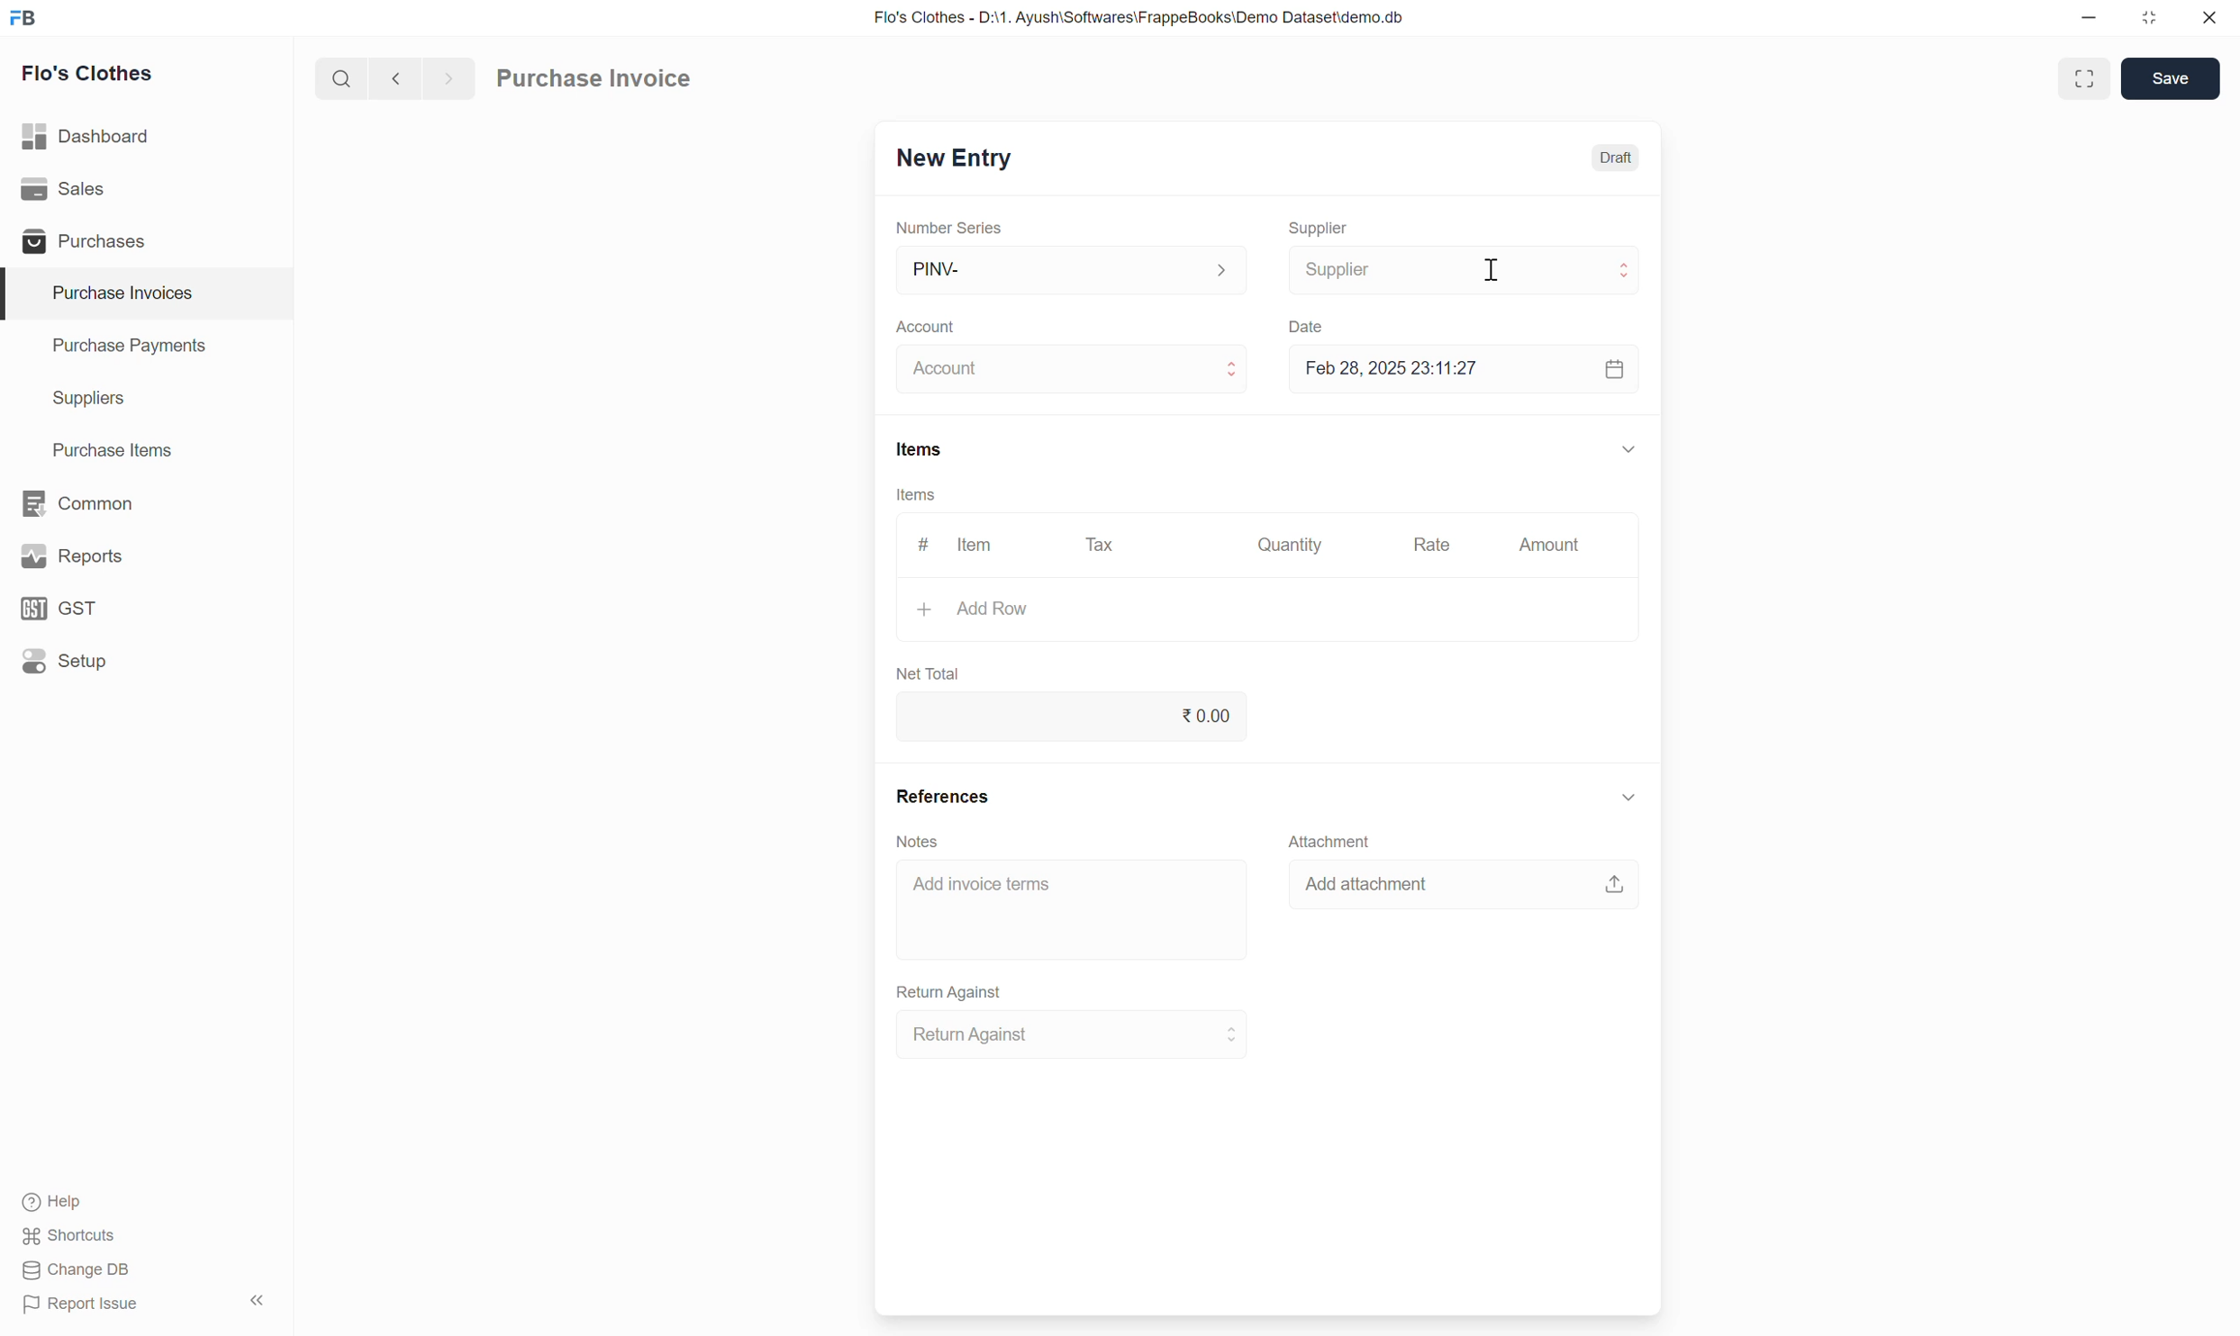  I want to click on Account, so click(1073, 369).